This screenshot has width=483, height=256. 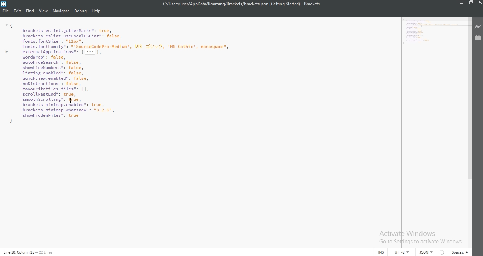 I want to click on File, so click(x=5, y=11).